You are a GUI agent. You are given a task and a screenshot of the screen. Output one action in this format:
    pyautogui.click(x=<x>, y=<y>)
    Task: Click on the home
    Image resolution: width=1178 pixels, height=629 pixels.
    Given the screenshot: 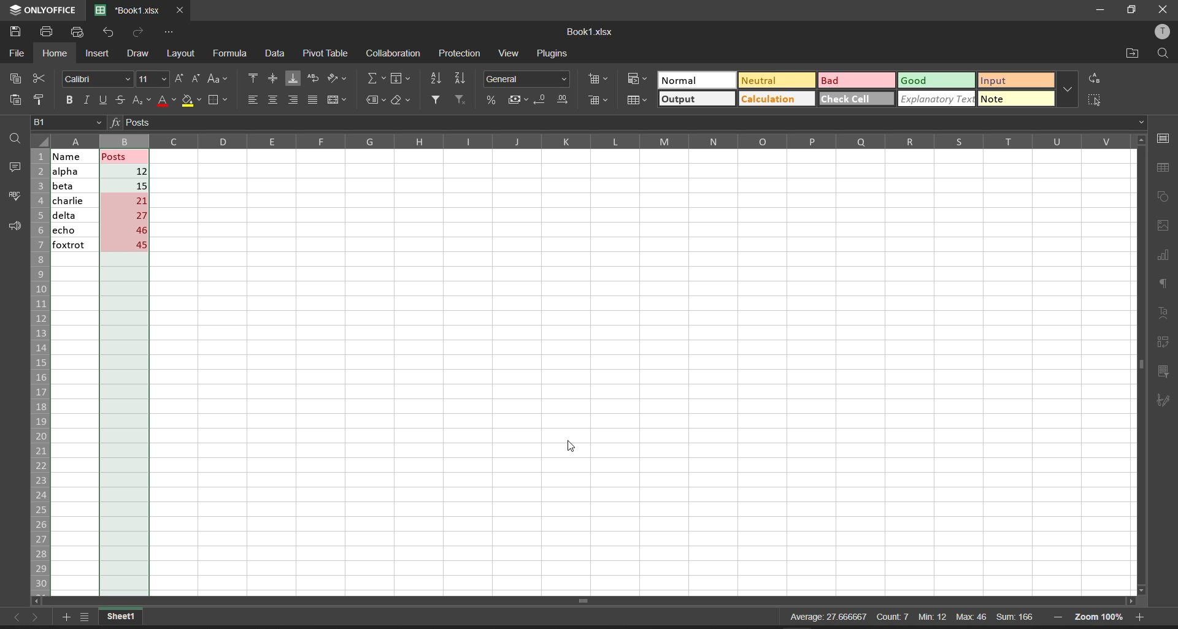 What is the action you would take?
    pyautogui.click(x=57, y=55)
    